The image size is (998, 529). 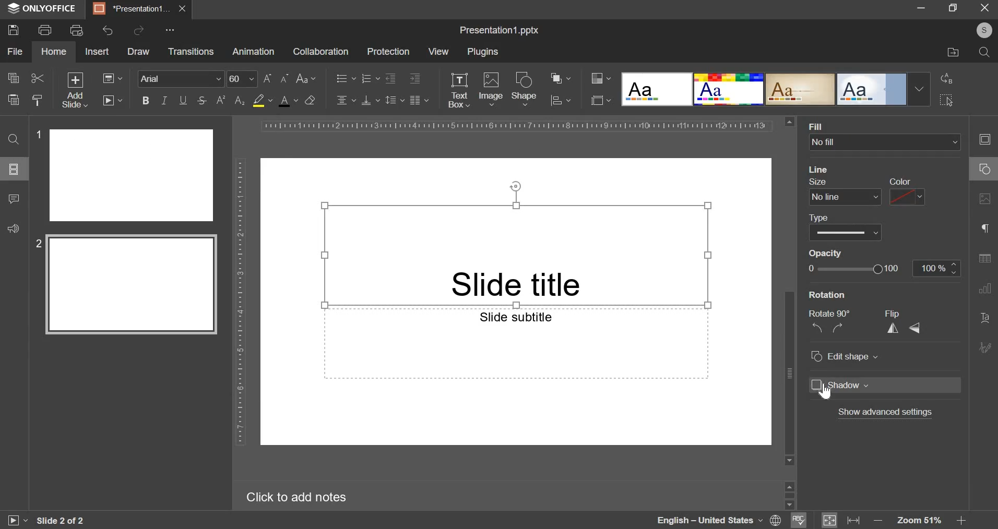 What do you see at coordinates (15, 52) in the screenshot?
I see `file` at bounding box center [15, 52].